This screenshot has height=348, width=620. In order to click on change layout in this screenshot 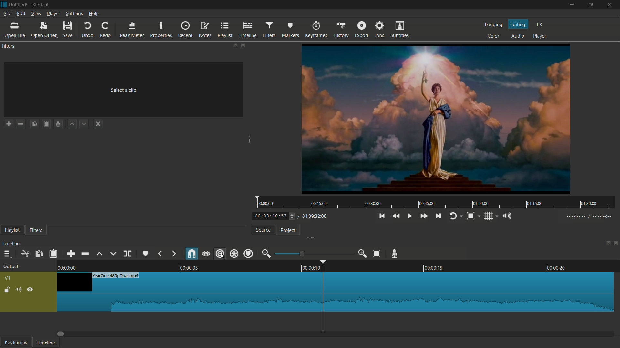, I will do `click(234, 45)`.